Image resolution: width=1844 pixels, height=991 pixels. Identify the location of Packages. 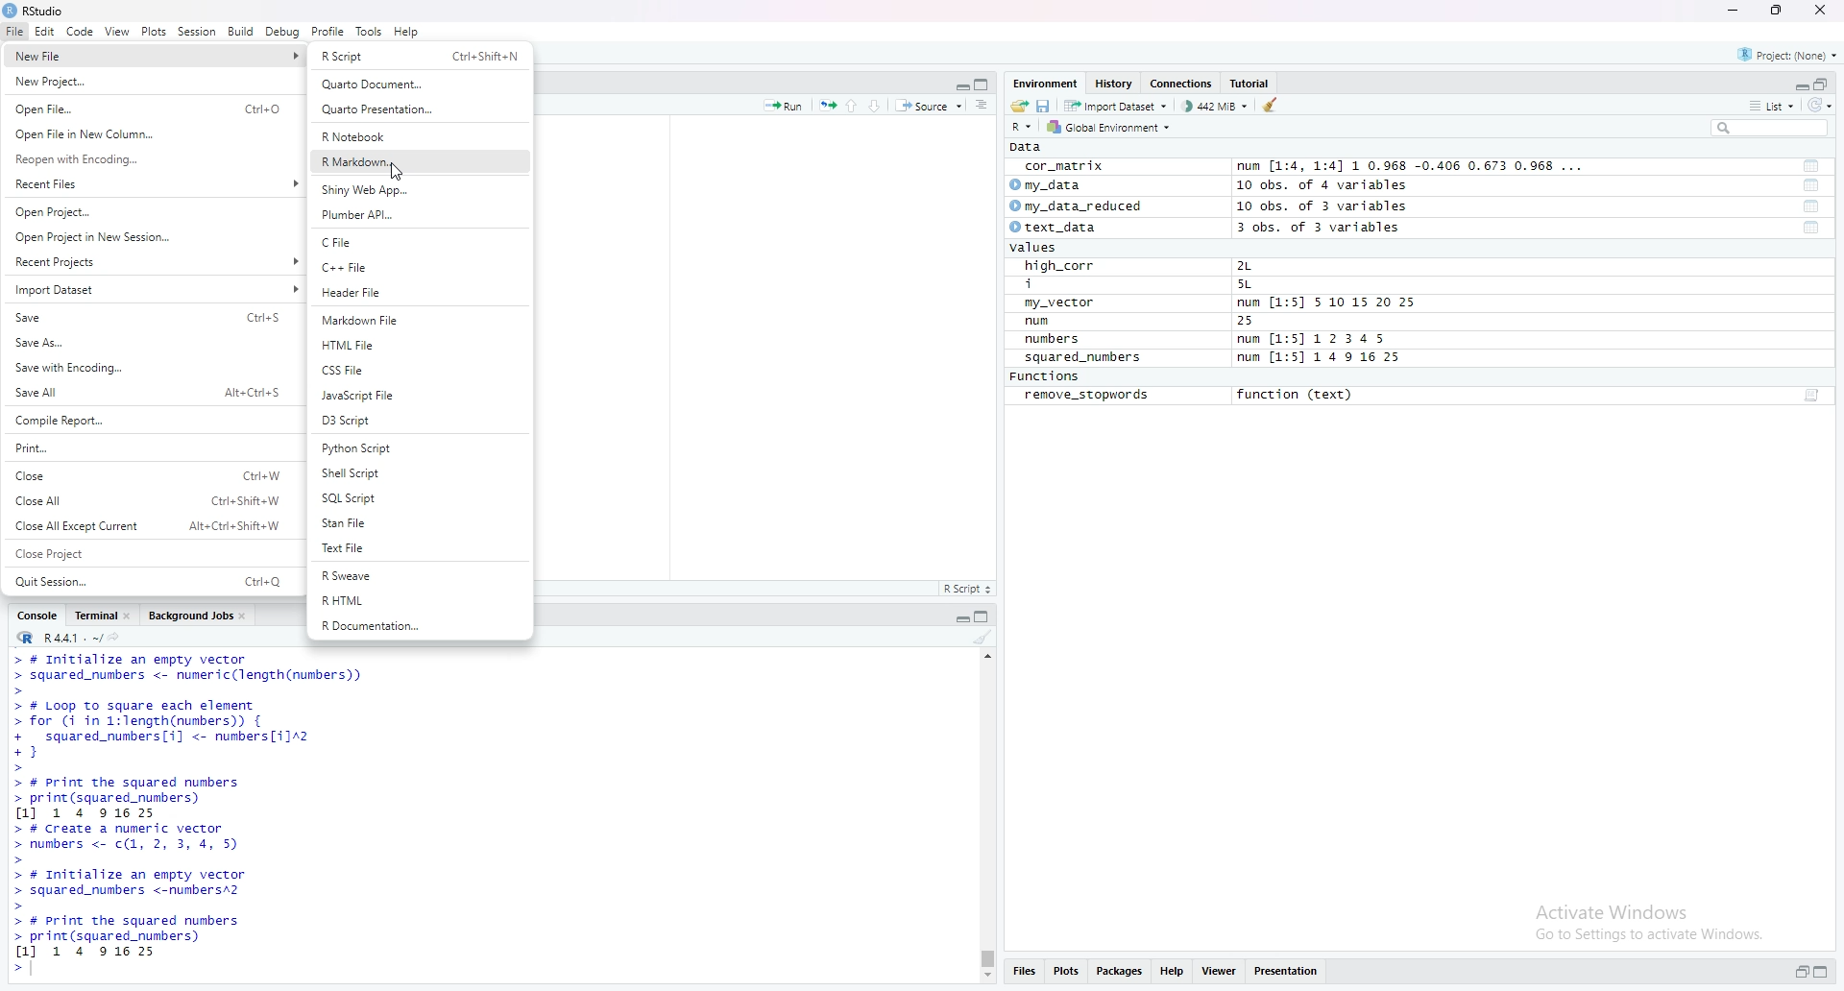
(1123, 972).